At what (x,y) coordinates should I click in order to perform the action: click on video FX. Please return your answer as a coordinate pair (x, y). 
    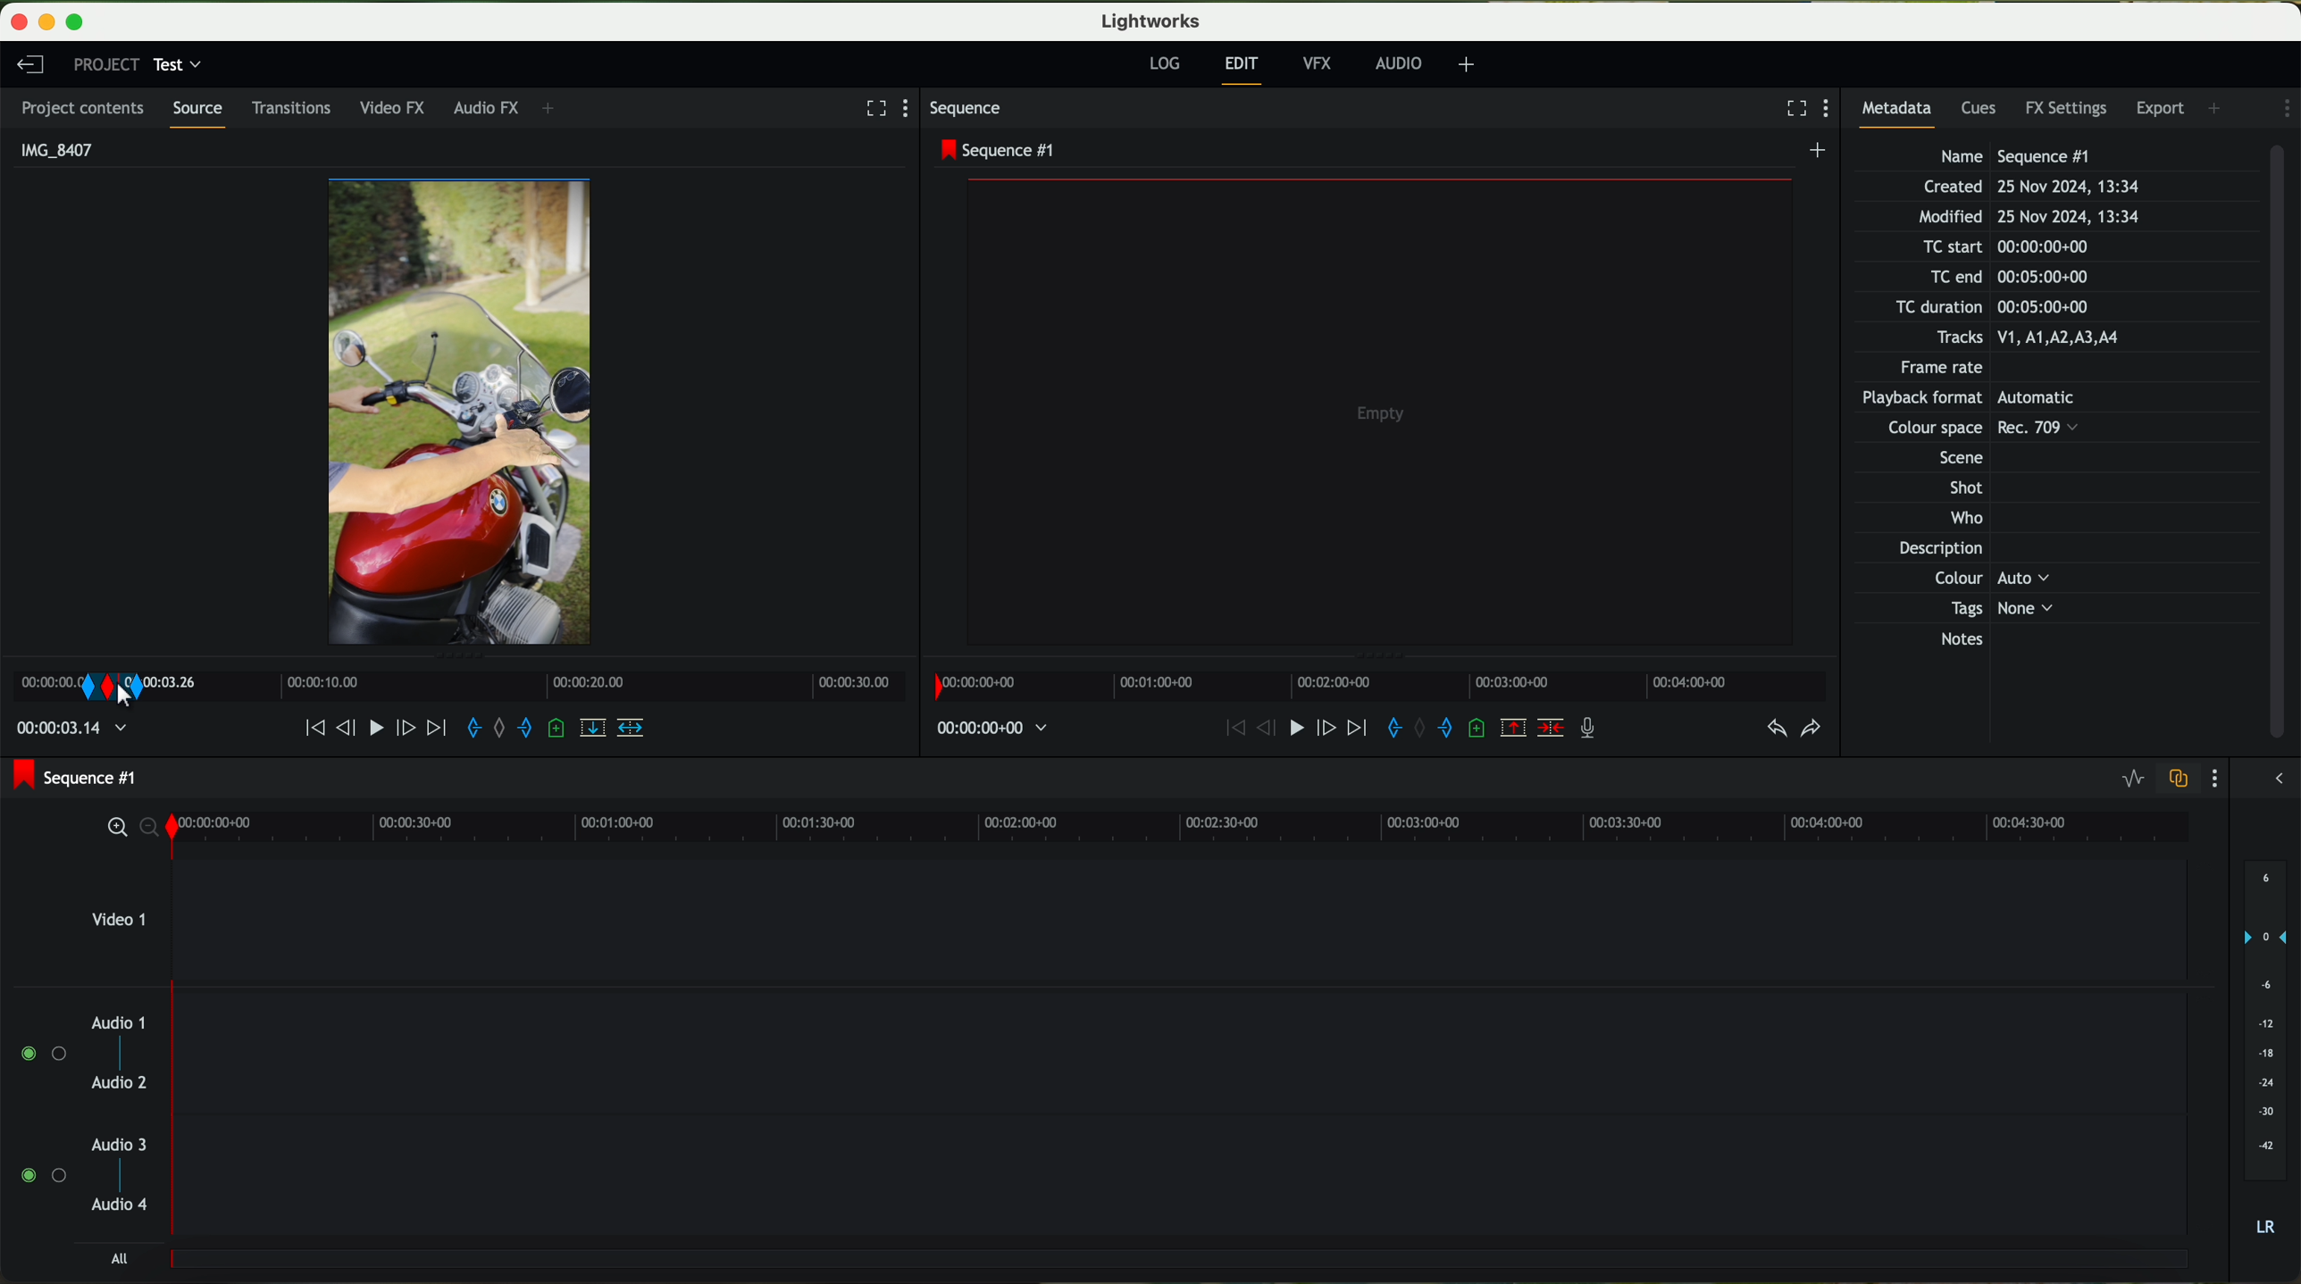
    Looking at the image, I should click on (397, 110).